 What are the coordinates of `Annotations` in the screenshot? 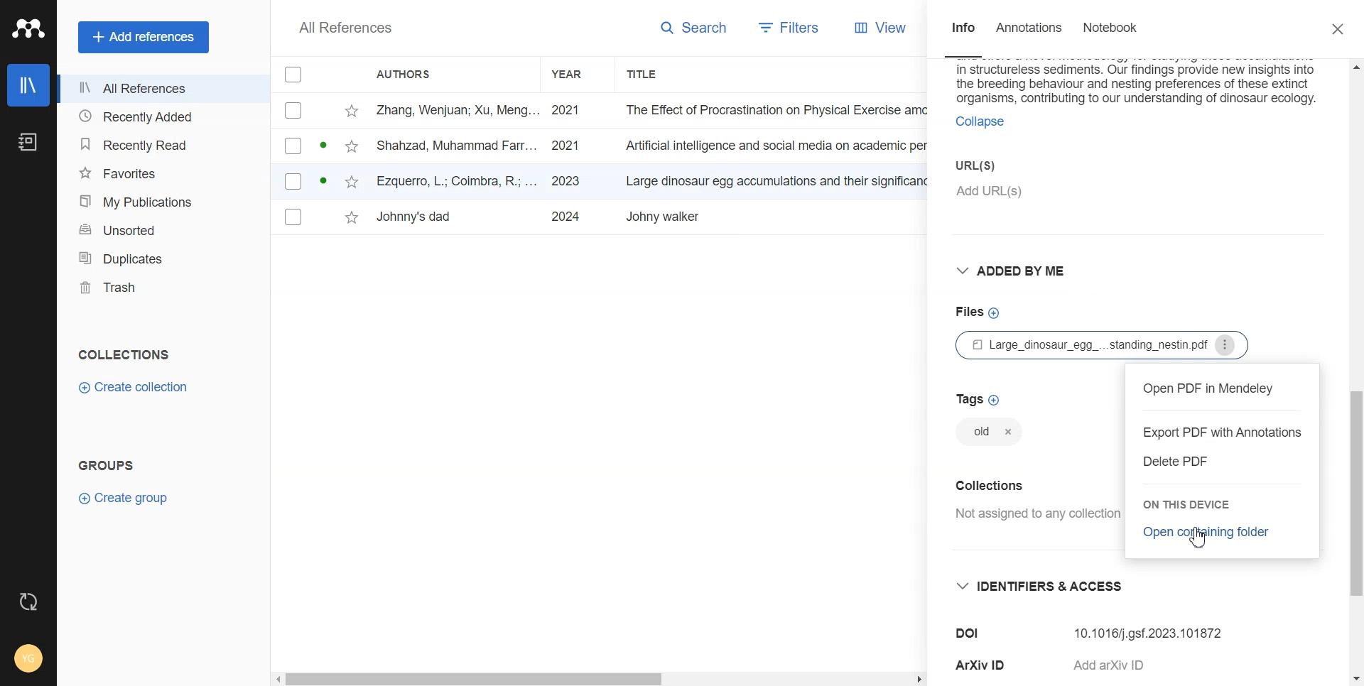 It's located at (1031, 28).